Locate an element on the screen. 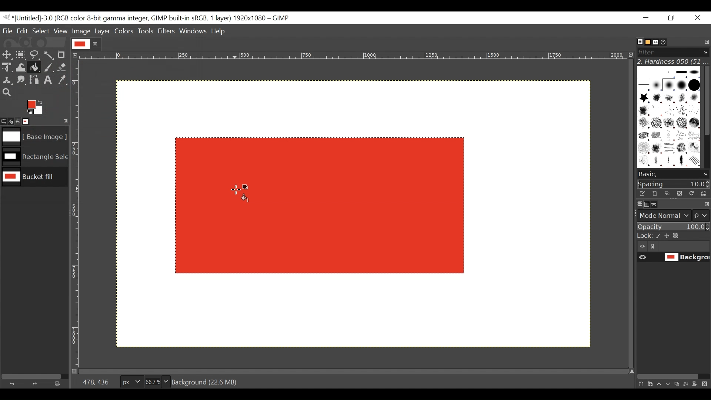 This screenshot has height=400, width=711. Paintbrush tool is located at coordinates (49, 68).